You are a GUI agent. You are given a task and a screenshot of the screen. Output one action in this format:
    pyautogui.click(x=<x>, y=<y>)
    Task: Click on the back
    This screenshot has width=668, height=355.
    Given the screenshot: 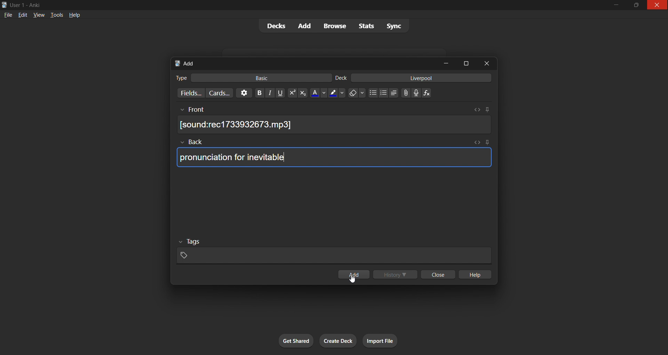 What is the action you would take?
    pyautogui.click(x=332, y=142)
    